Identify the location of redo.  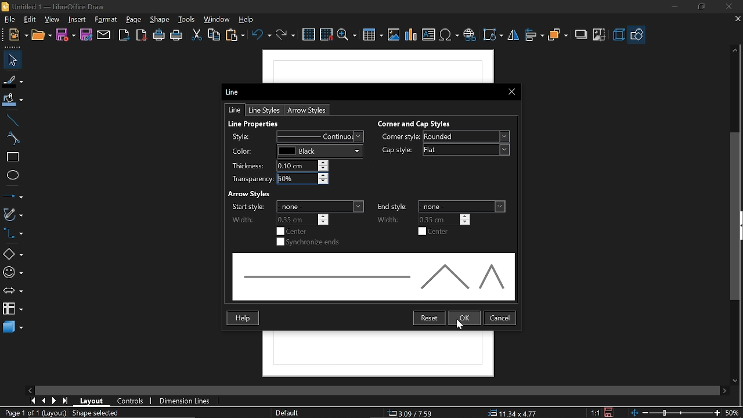
(285, 36).